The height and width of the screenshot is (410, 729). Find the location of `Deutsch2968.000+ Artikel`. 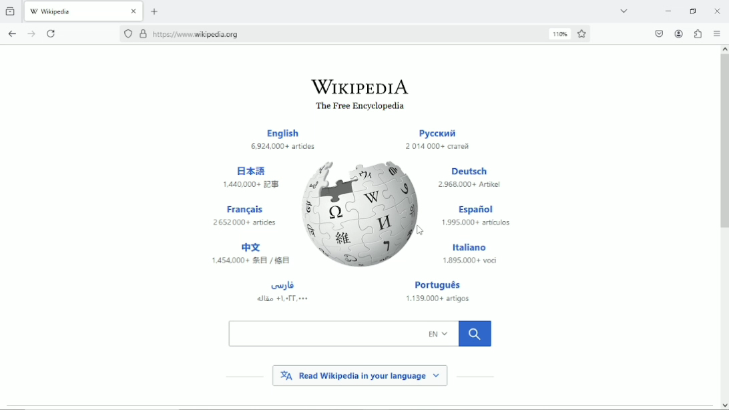

Deutsch2968.000+ Artikel is located at coordinates (469, 178).